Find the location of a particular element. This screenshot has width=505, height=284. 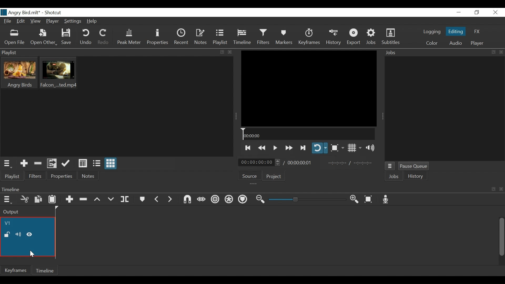

Zoom timeline to fit is located at coordinates (368, 199).